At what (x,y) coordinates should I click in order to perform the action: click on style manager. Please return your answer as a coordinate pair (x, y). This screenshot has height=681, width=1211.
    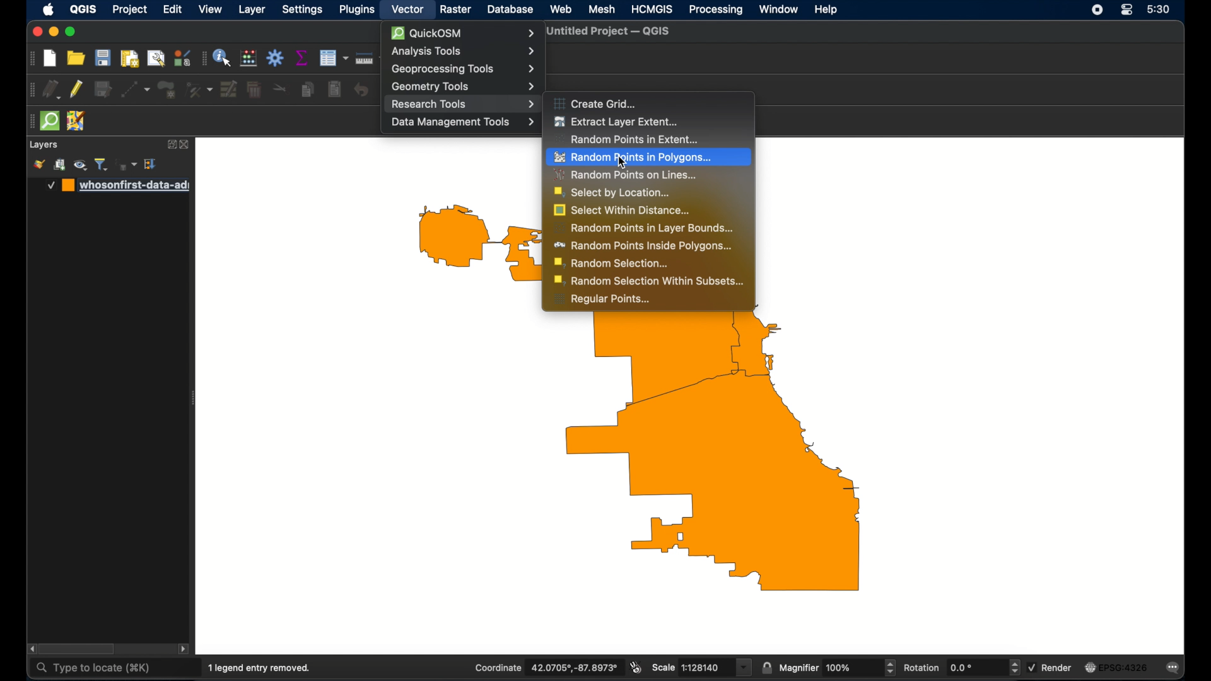
    Looking at the image, I should click on (38, 165).